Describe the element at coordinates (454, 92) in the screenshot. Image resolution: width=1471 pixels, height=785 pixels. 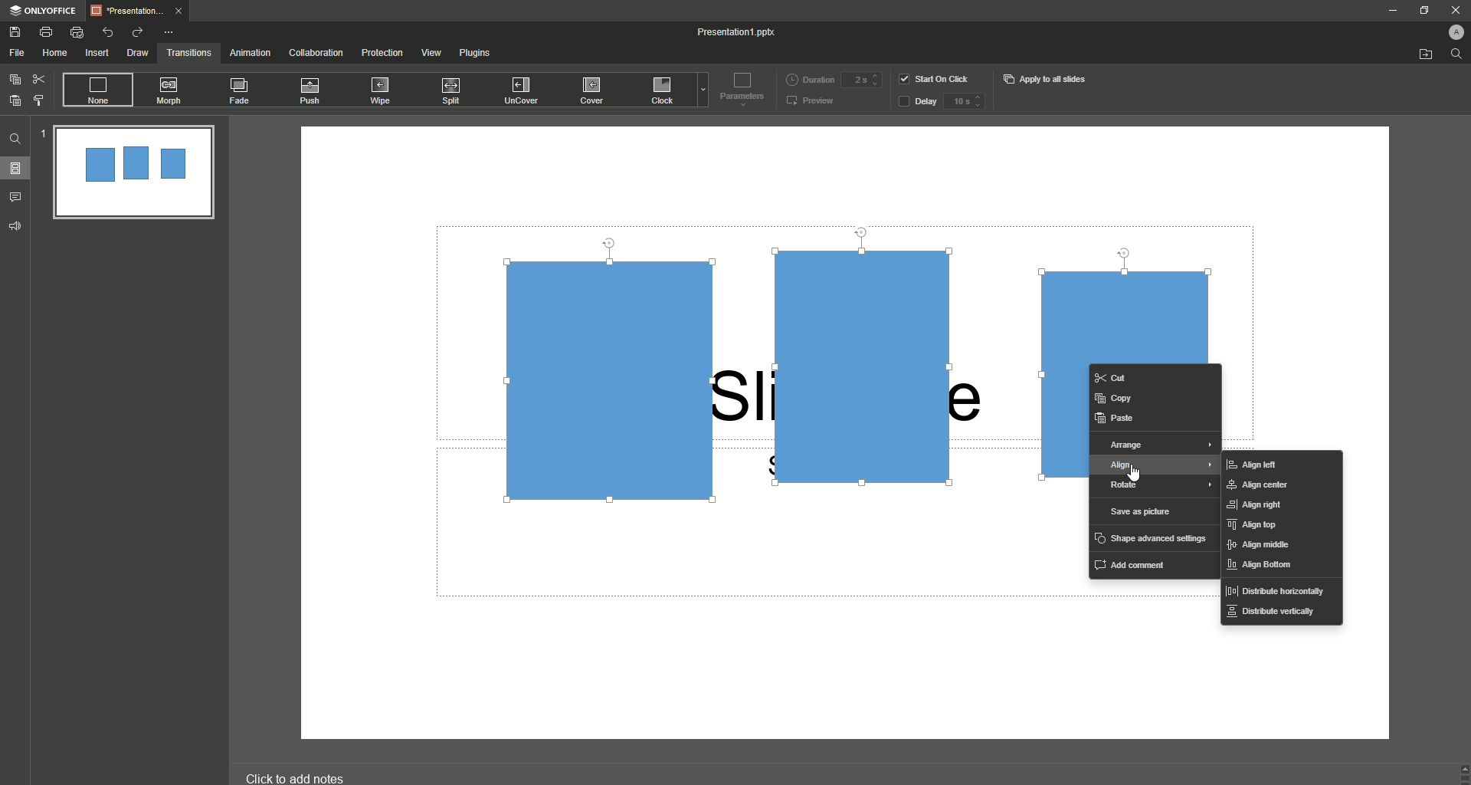
I see `Split` at that location.